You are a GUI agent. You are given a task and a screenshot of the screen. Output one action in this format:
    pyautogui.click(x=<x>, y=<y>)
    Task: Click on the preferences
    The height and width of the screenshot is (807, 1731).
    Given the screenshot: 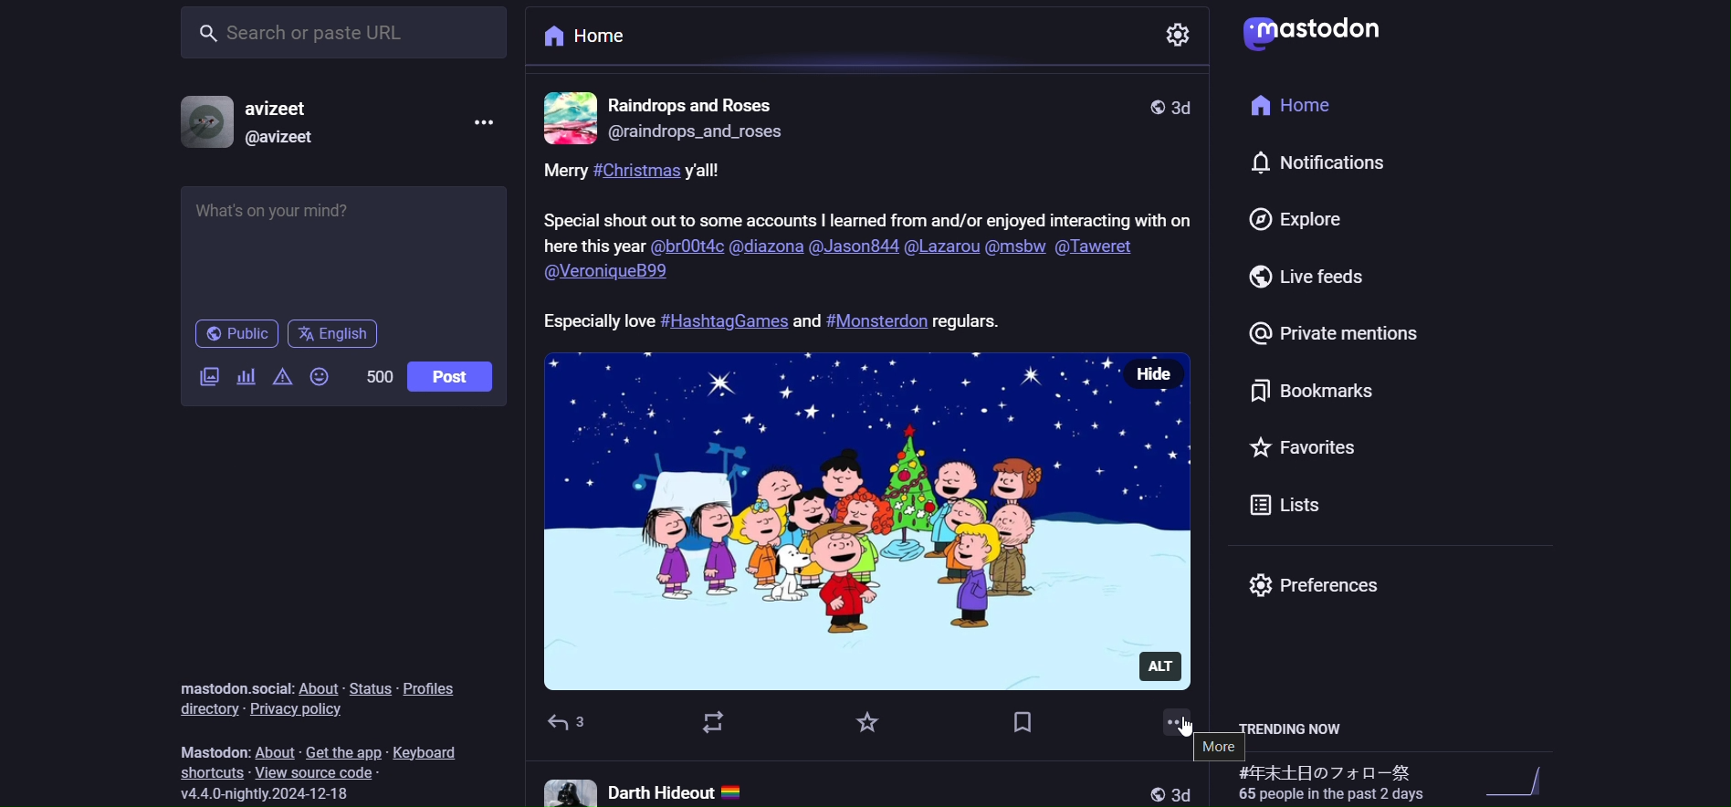 What is the action you would take?
    pyautogui.click(x=1332, y=586)
    